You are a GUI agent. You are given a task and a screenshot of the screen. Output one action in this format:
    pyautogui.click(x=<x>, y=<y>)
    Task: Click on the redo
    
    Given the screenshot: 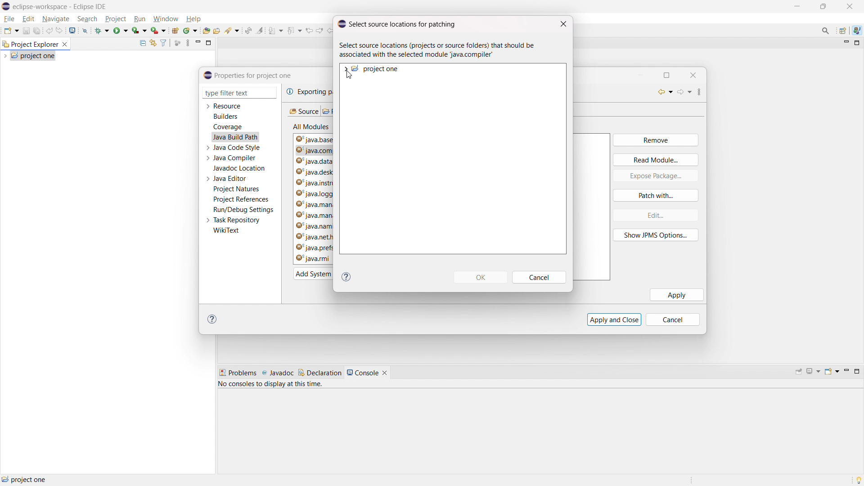 What is the action you would take?
    pyautogui.click(x=60, y=30)
    